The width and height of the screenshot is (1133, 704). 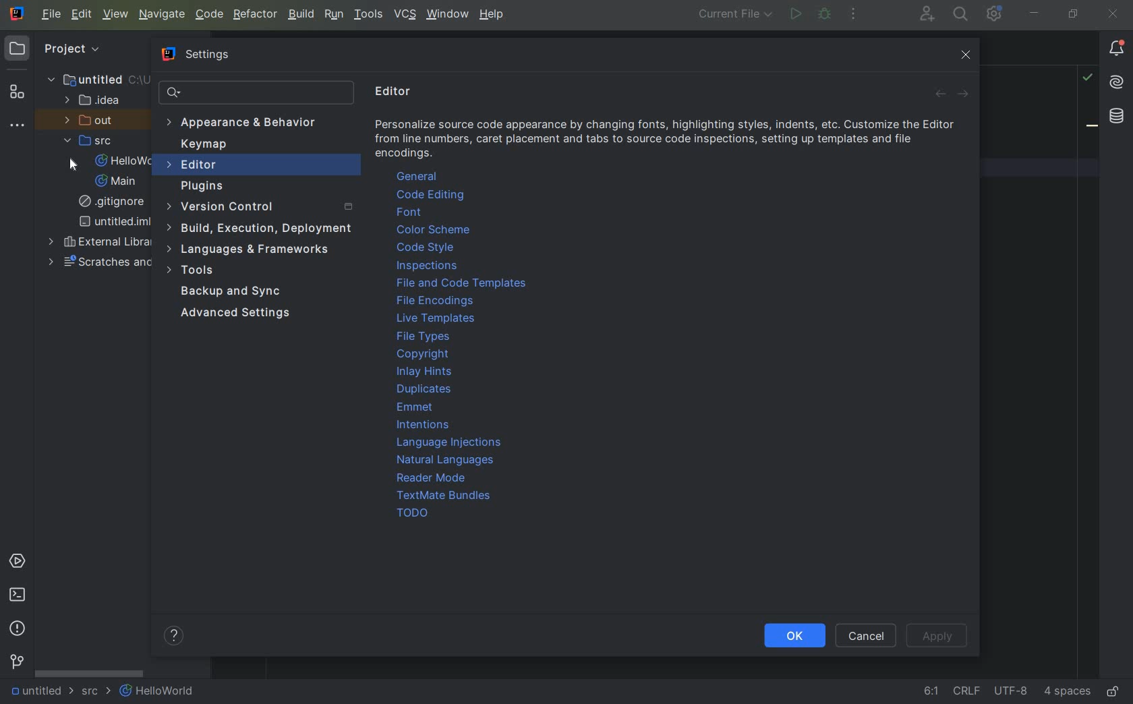 I want to click on cursor, so click(x=71, y=167).